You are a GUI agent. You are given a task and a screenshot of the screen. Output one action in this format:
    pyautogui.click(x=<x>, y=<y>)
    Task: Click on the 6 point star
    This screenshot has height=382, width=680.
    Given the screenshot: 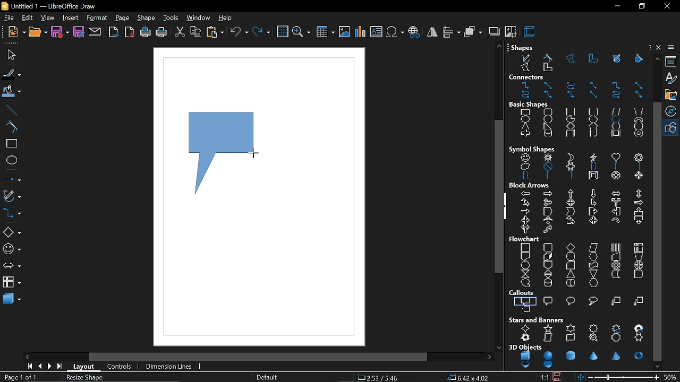 What is the action you would take?
    pyautogui.click(x=570, y=328)
    